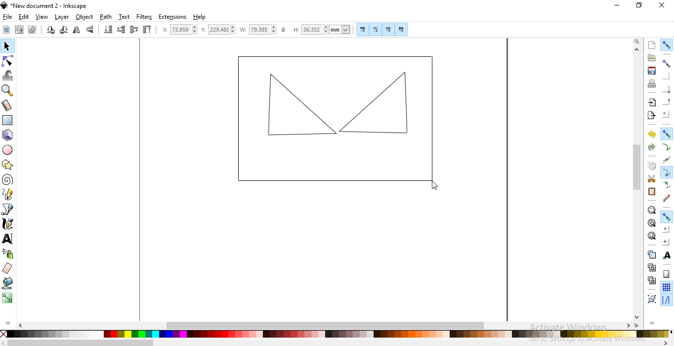  I want to click on create stars and polygons, so click(8, 165).